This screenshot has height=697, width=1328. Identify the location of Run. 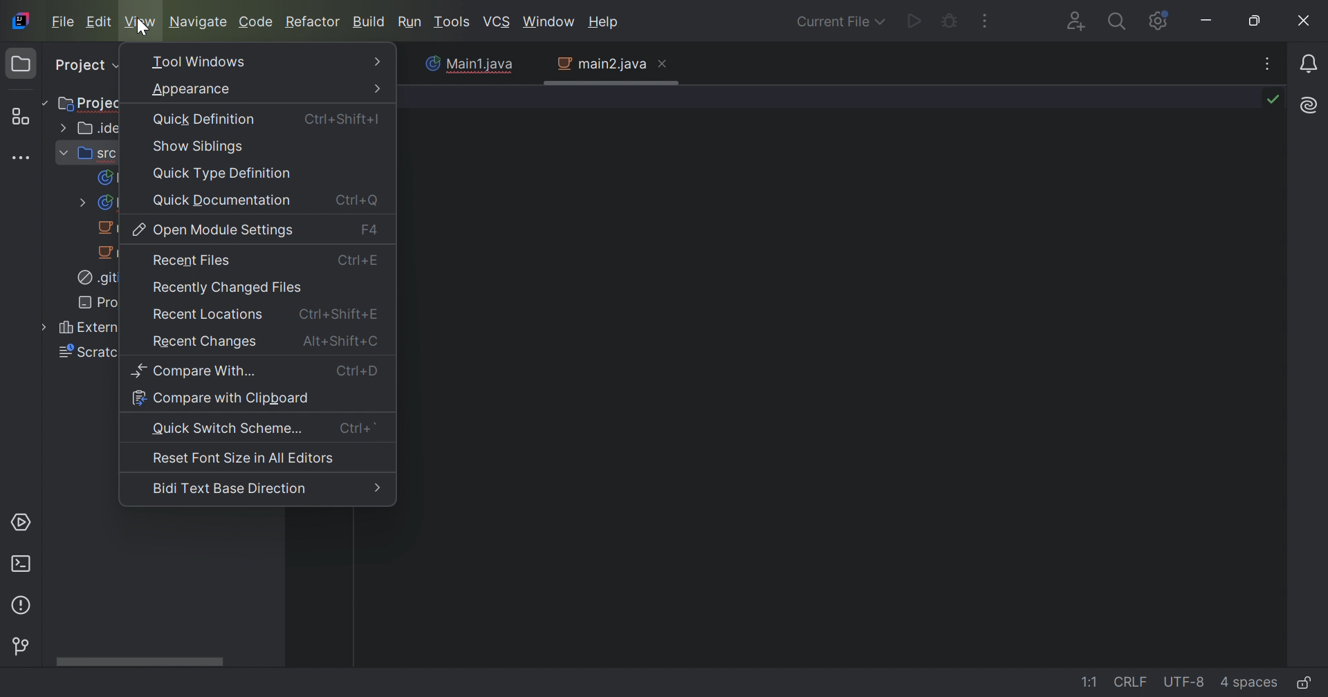
(410, 21).